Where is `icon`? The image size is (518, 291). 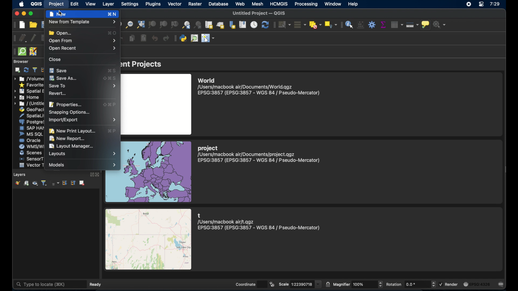 icon is located at coordinates (22, 165).